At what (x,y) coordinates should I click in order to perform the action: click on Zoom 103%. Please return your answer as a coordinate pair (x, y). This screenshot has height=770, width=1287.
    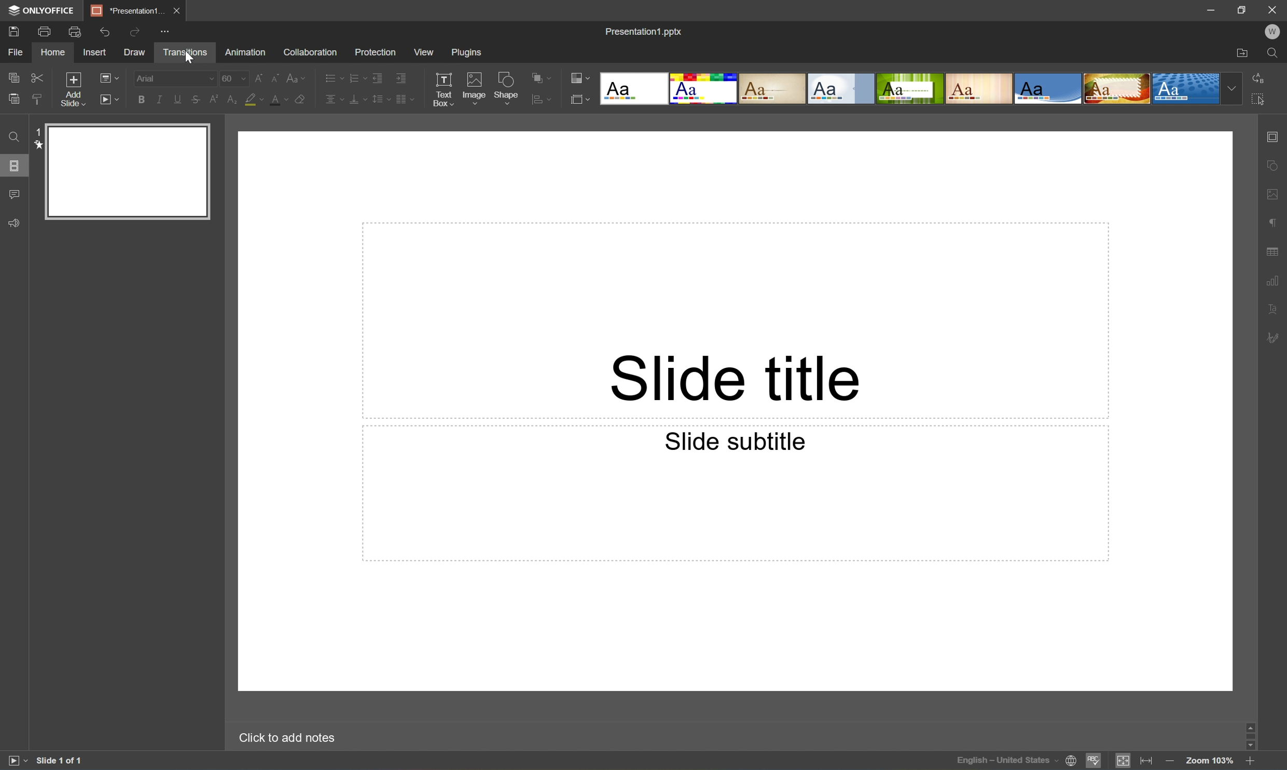
    Looking at the image, I should click on (1211, 761).